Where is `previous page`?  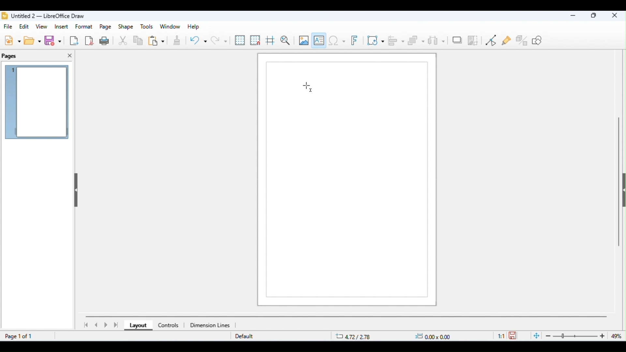
previous page is located at coordinates (97, 325).